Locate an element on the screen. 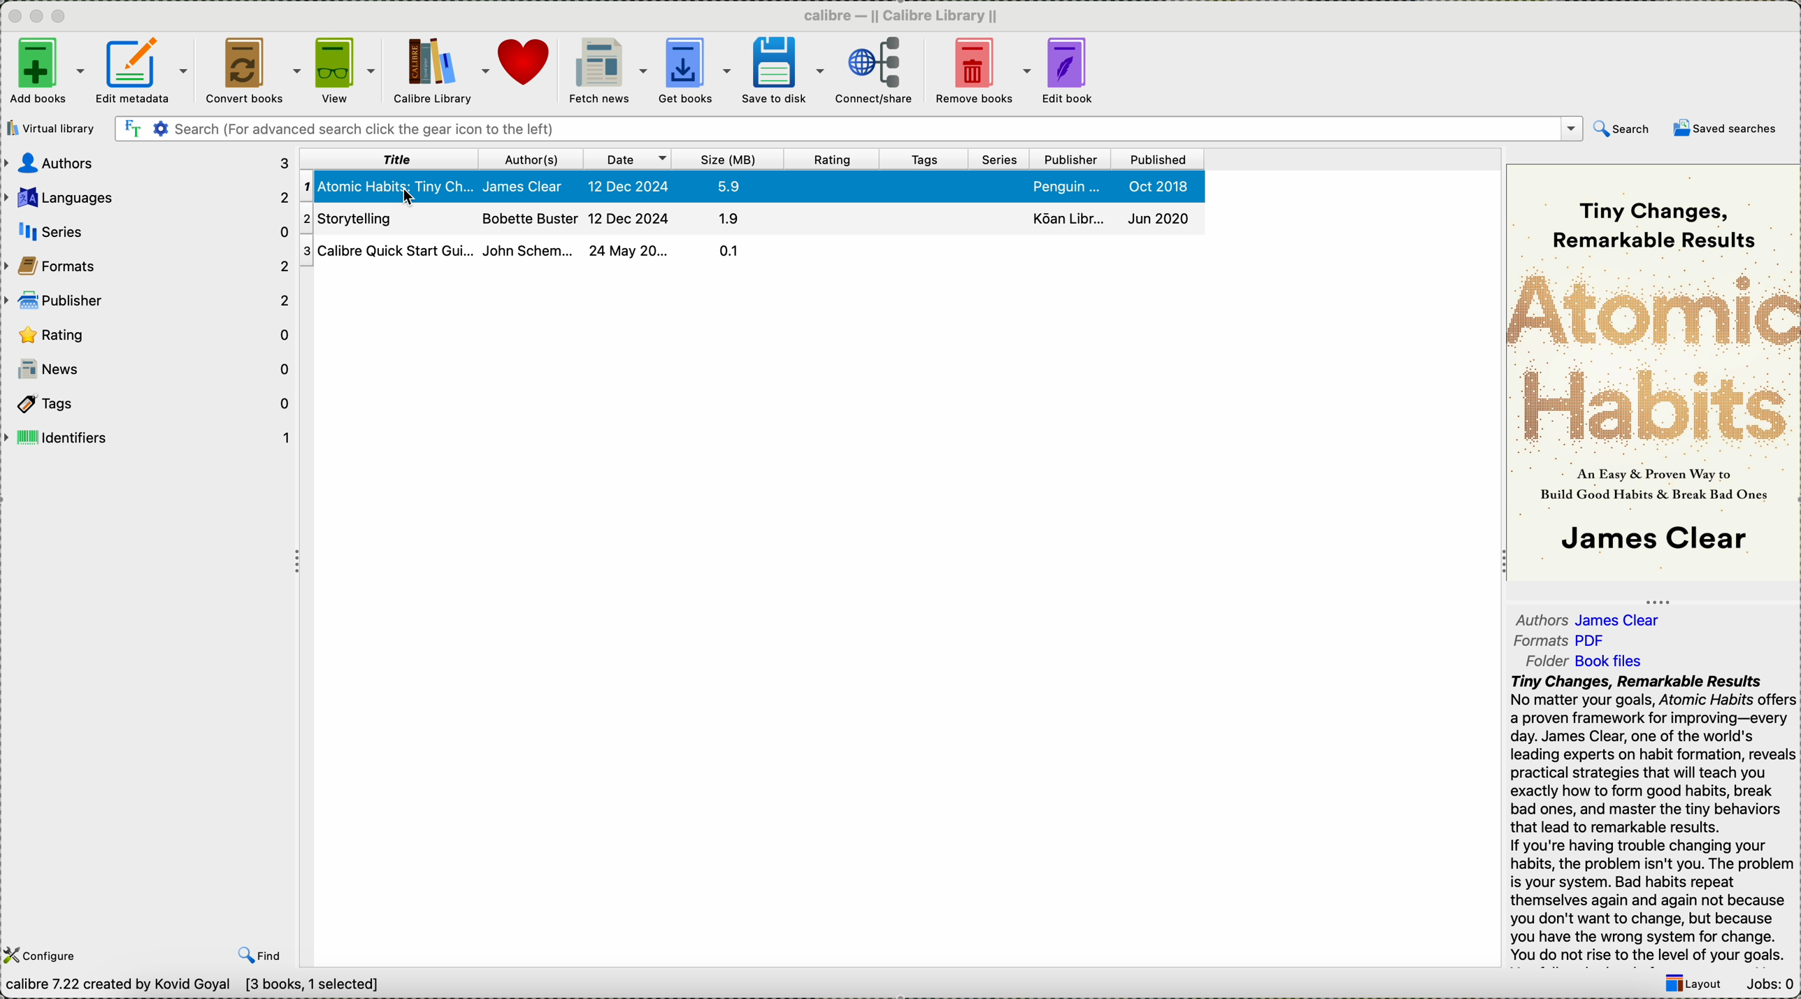 This screenshot has width=1801, height=999. find is located at coordinates (260, 955).